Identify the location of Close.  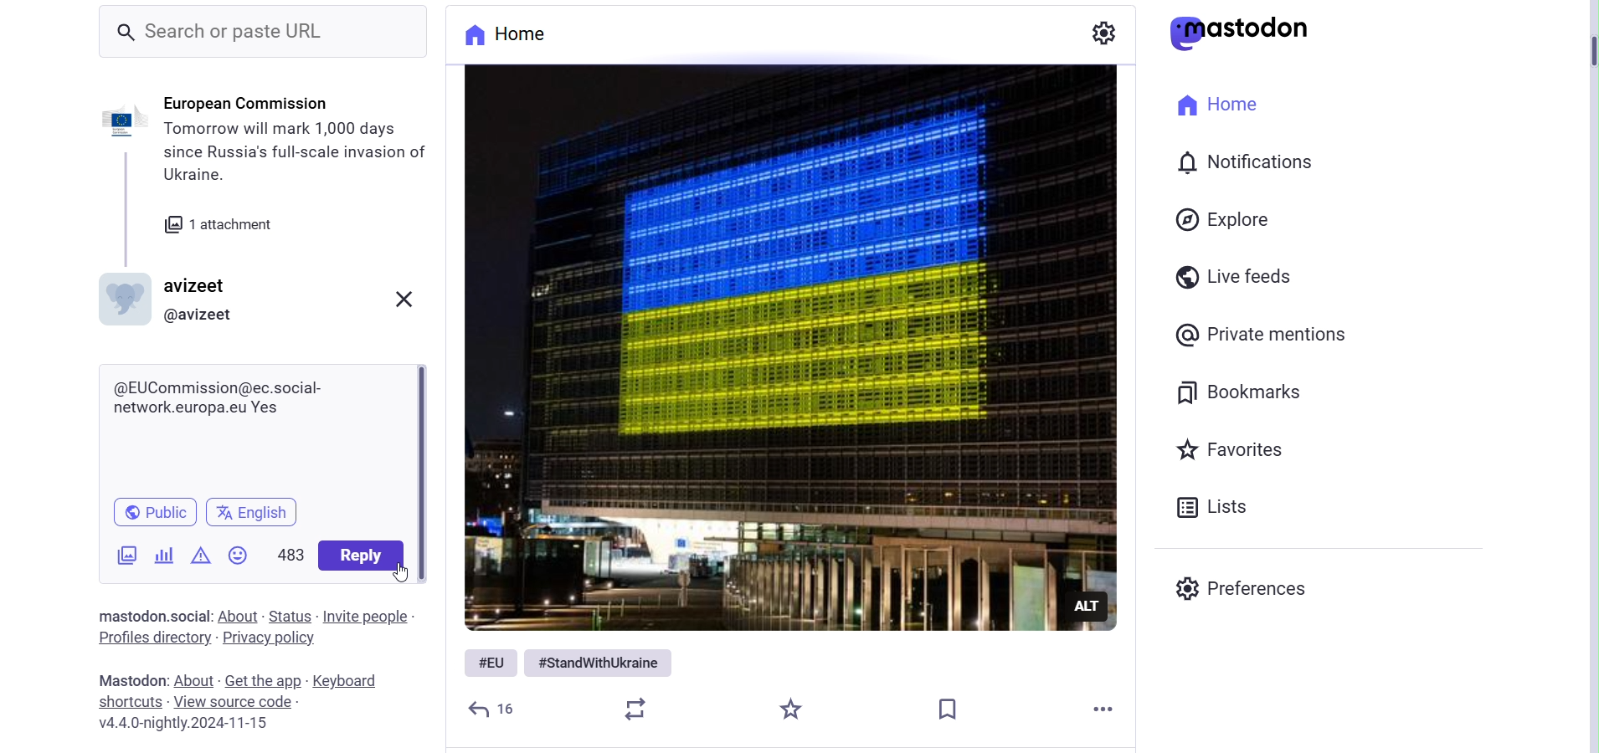
(403, 300).